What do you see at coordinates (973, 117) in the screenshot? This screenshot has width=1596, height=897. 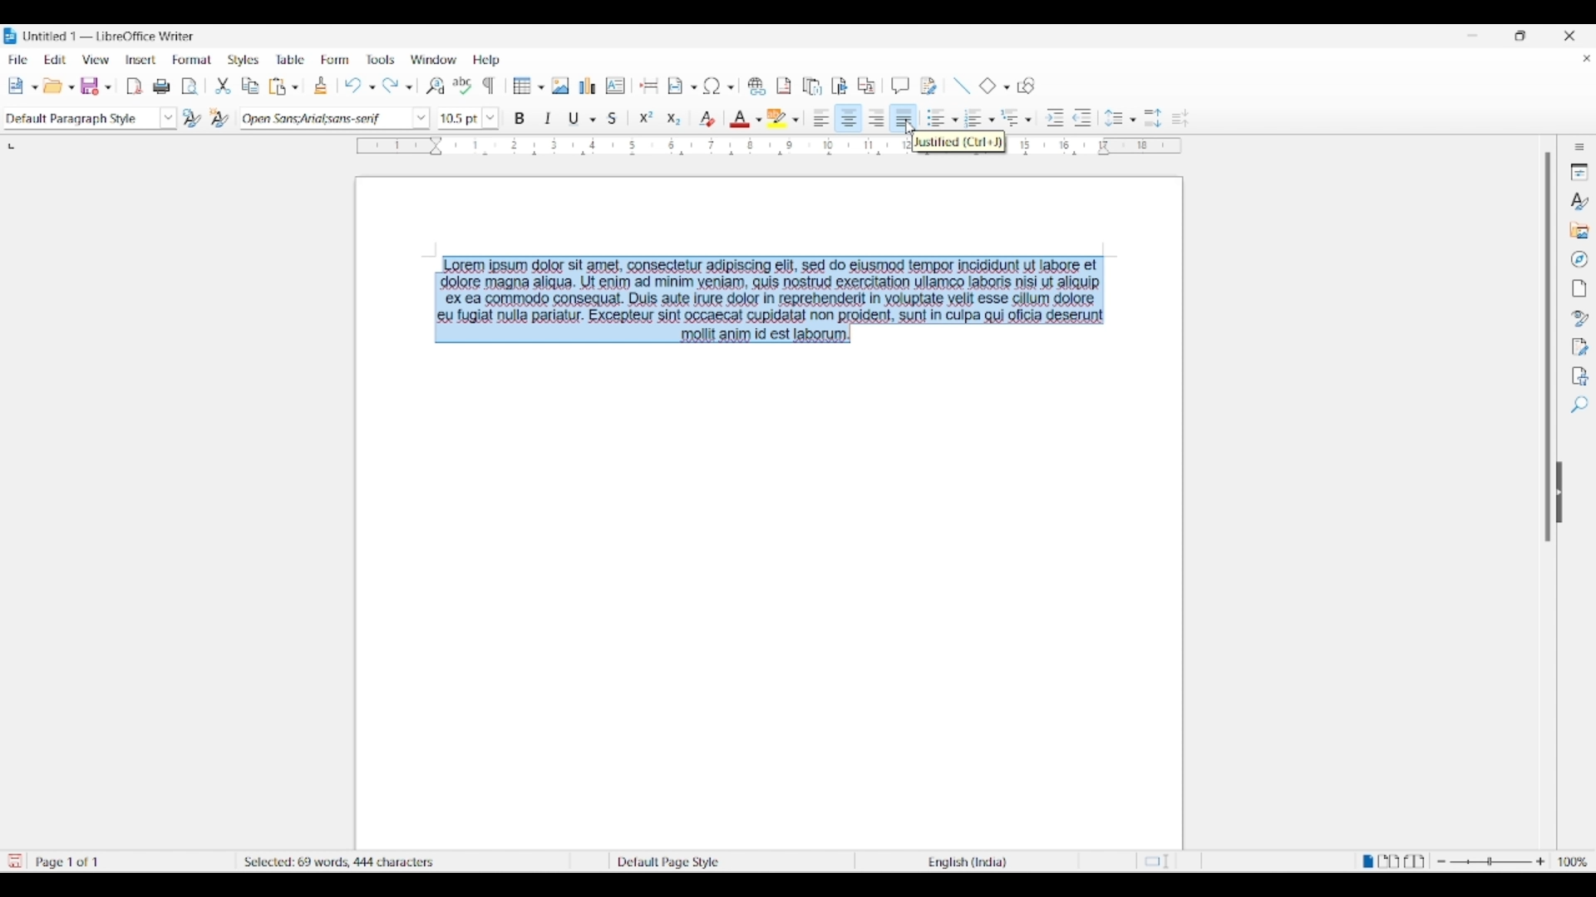 I see `Selected toggle ordered list` at bounding box center [973, 117].